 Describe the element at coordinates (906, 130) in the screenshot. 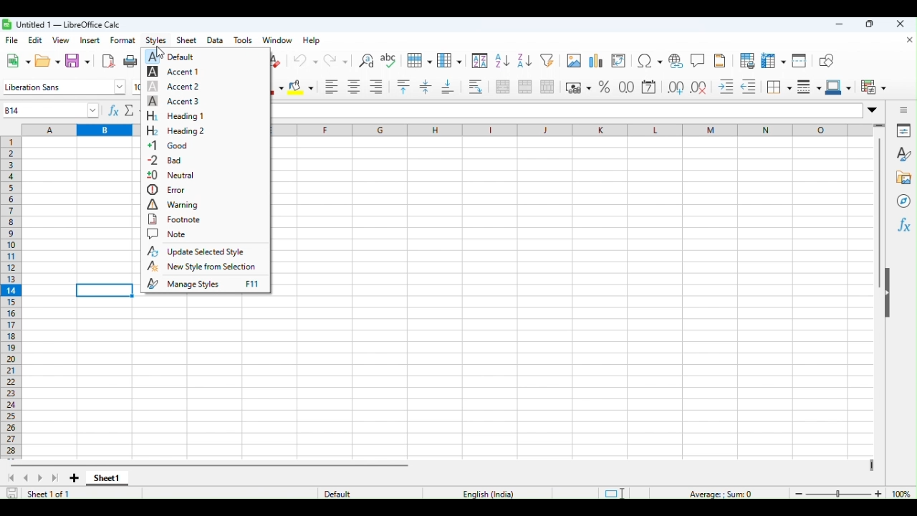

I see `Properties` at that location.